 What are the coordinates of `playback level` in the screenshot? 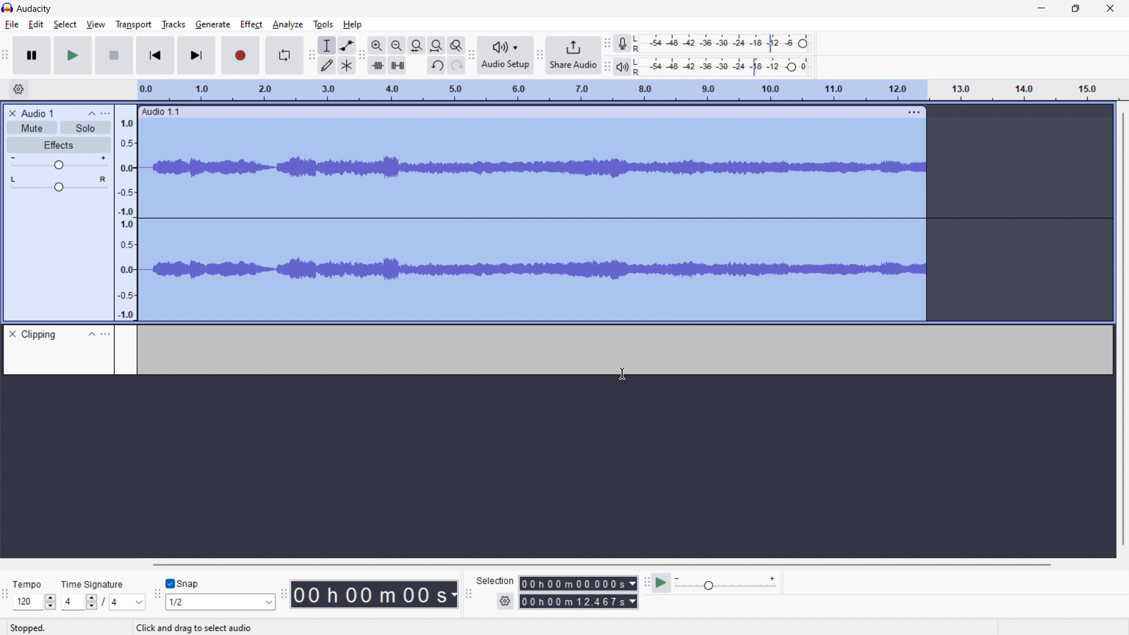 It's located at (722, 67).